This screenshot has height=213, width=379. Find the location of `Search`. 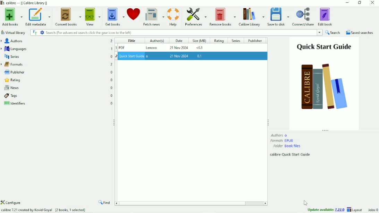

Search is located at coordinates (333, 33).